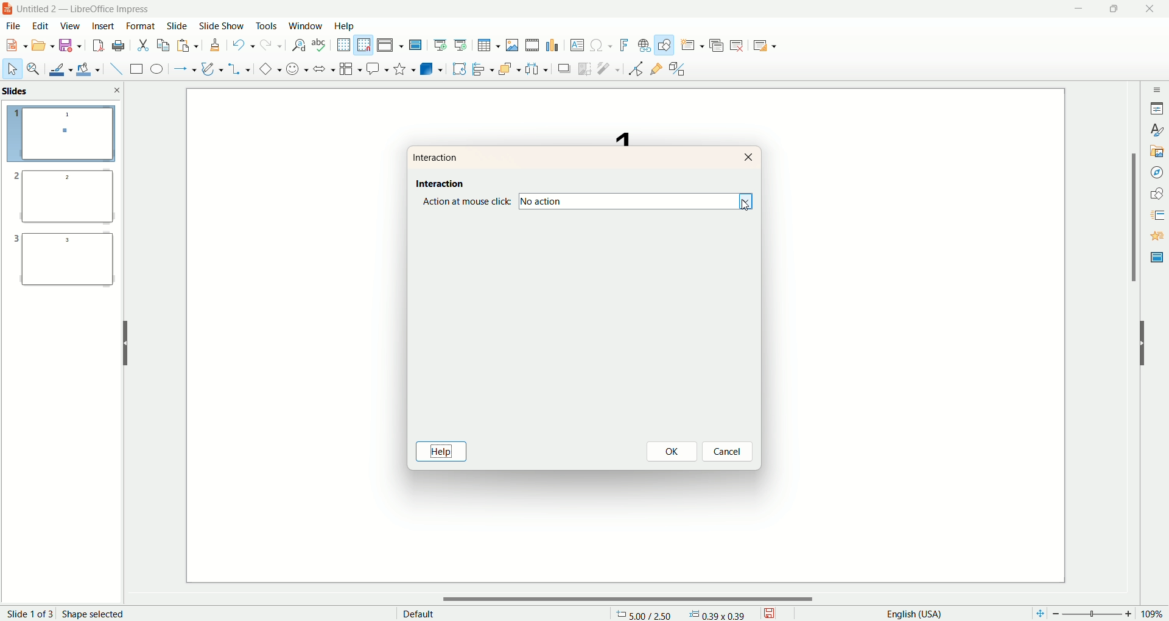 This screenshot has height=621, width=1169. Describe the element at coordinates (1157, 192) in the screenshot. I see `shapes` at that location.